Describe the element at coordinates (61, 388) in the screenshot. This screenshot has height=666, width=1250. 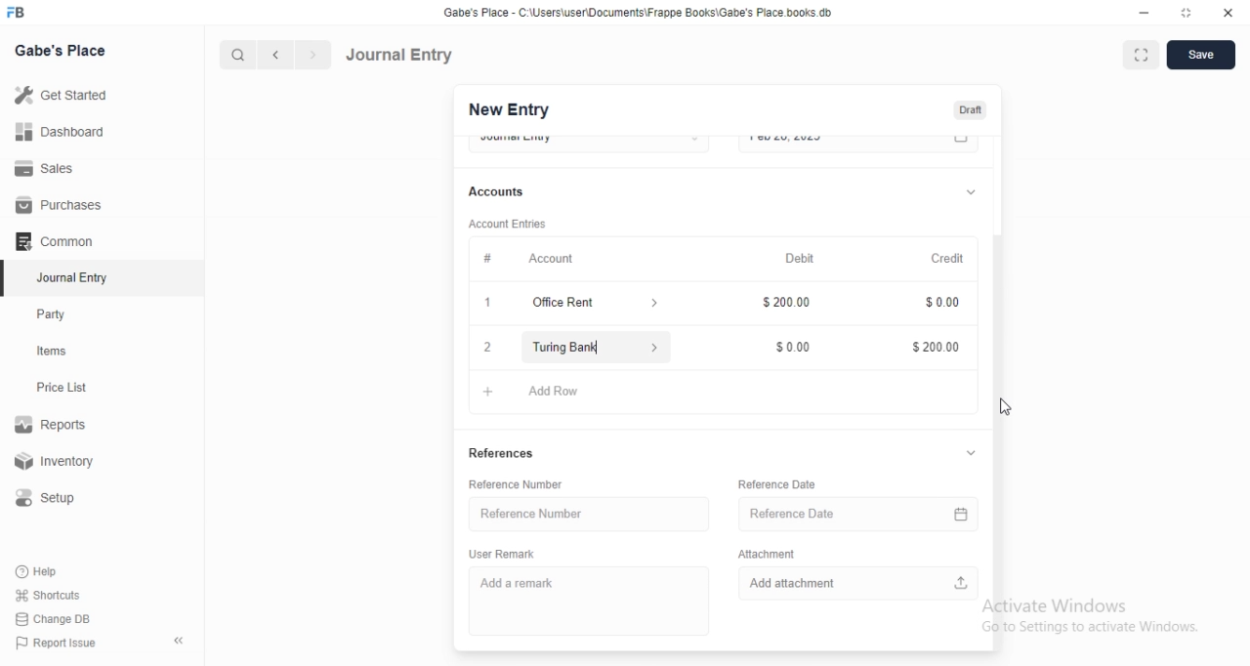
I see `Price List` at that location.